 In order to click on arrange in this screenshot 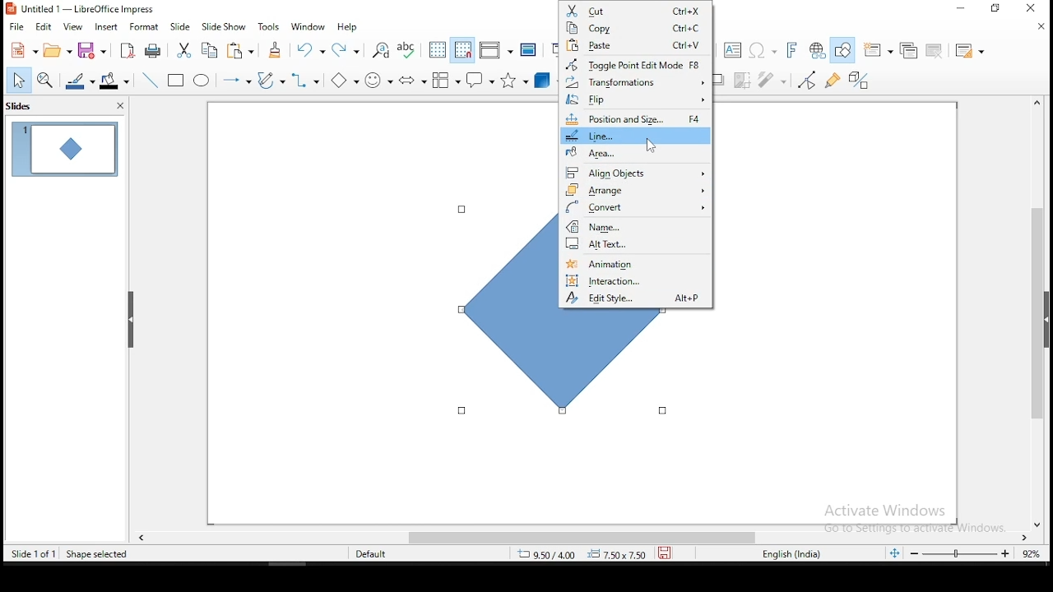, I will do `click(634, 188)`.